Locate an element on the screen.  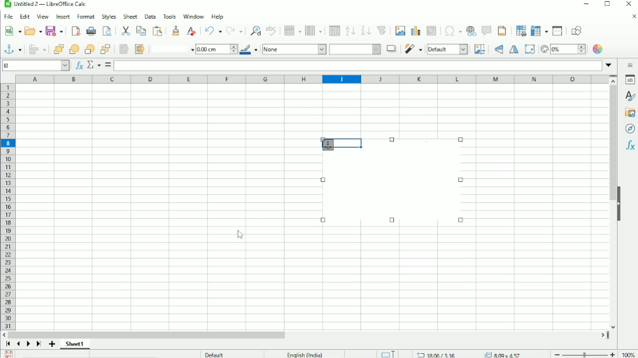
Clone formatting is located at coordinates (178, 30).